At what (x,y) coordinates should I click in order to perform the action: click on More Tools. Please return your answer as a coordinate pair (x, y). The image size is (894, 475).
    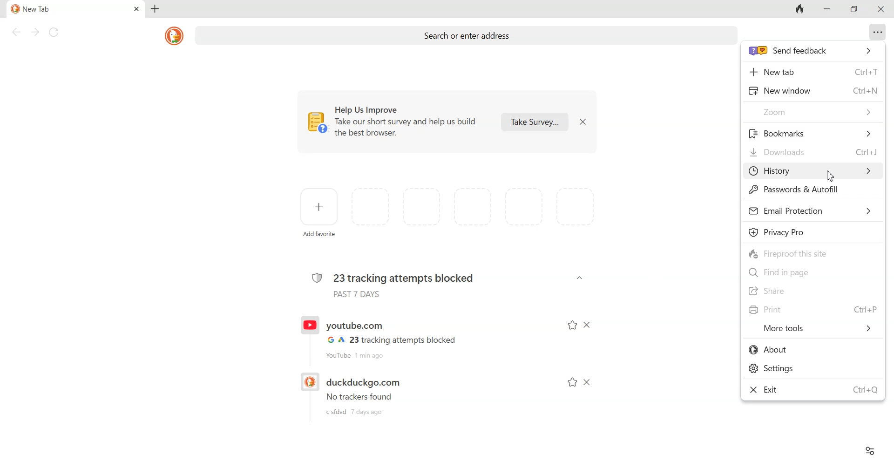
    Looking at the image, I should click on (813, 326).